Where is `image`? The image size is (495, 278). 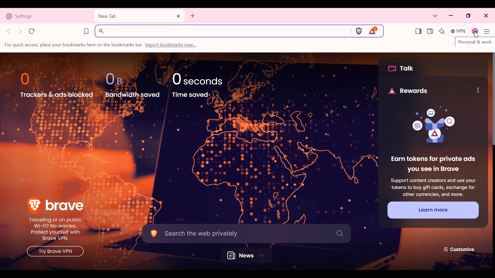 image is located at coordinates (430, 126).